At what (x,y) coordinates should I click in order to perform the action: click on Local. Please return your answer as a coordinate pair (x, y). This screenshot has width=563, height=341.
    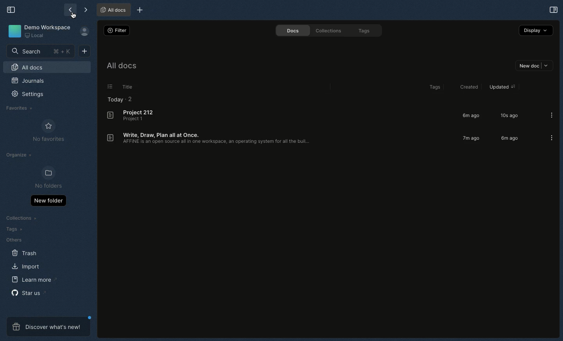
    Looking at the image, I should click on (36, 36).